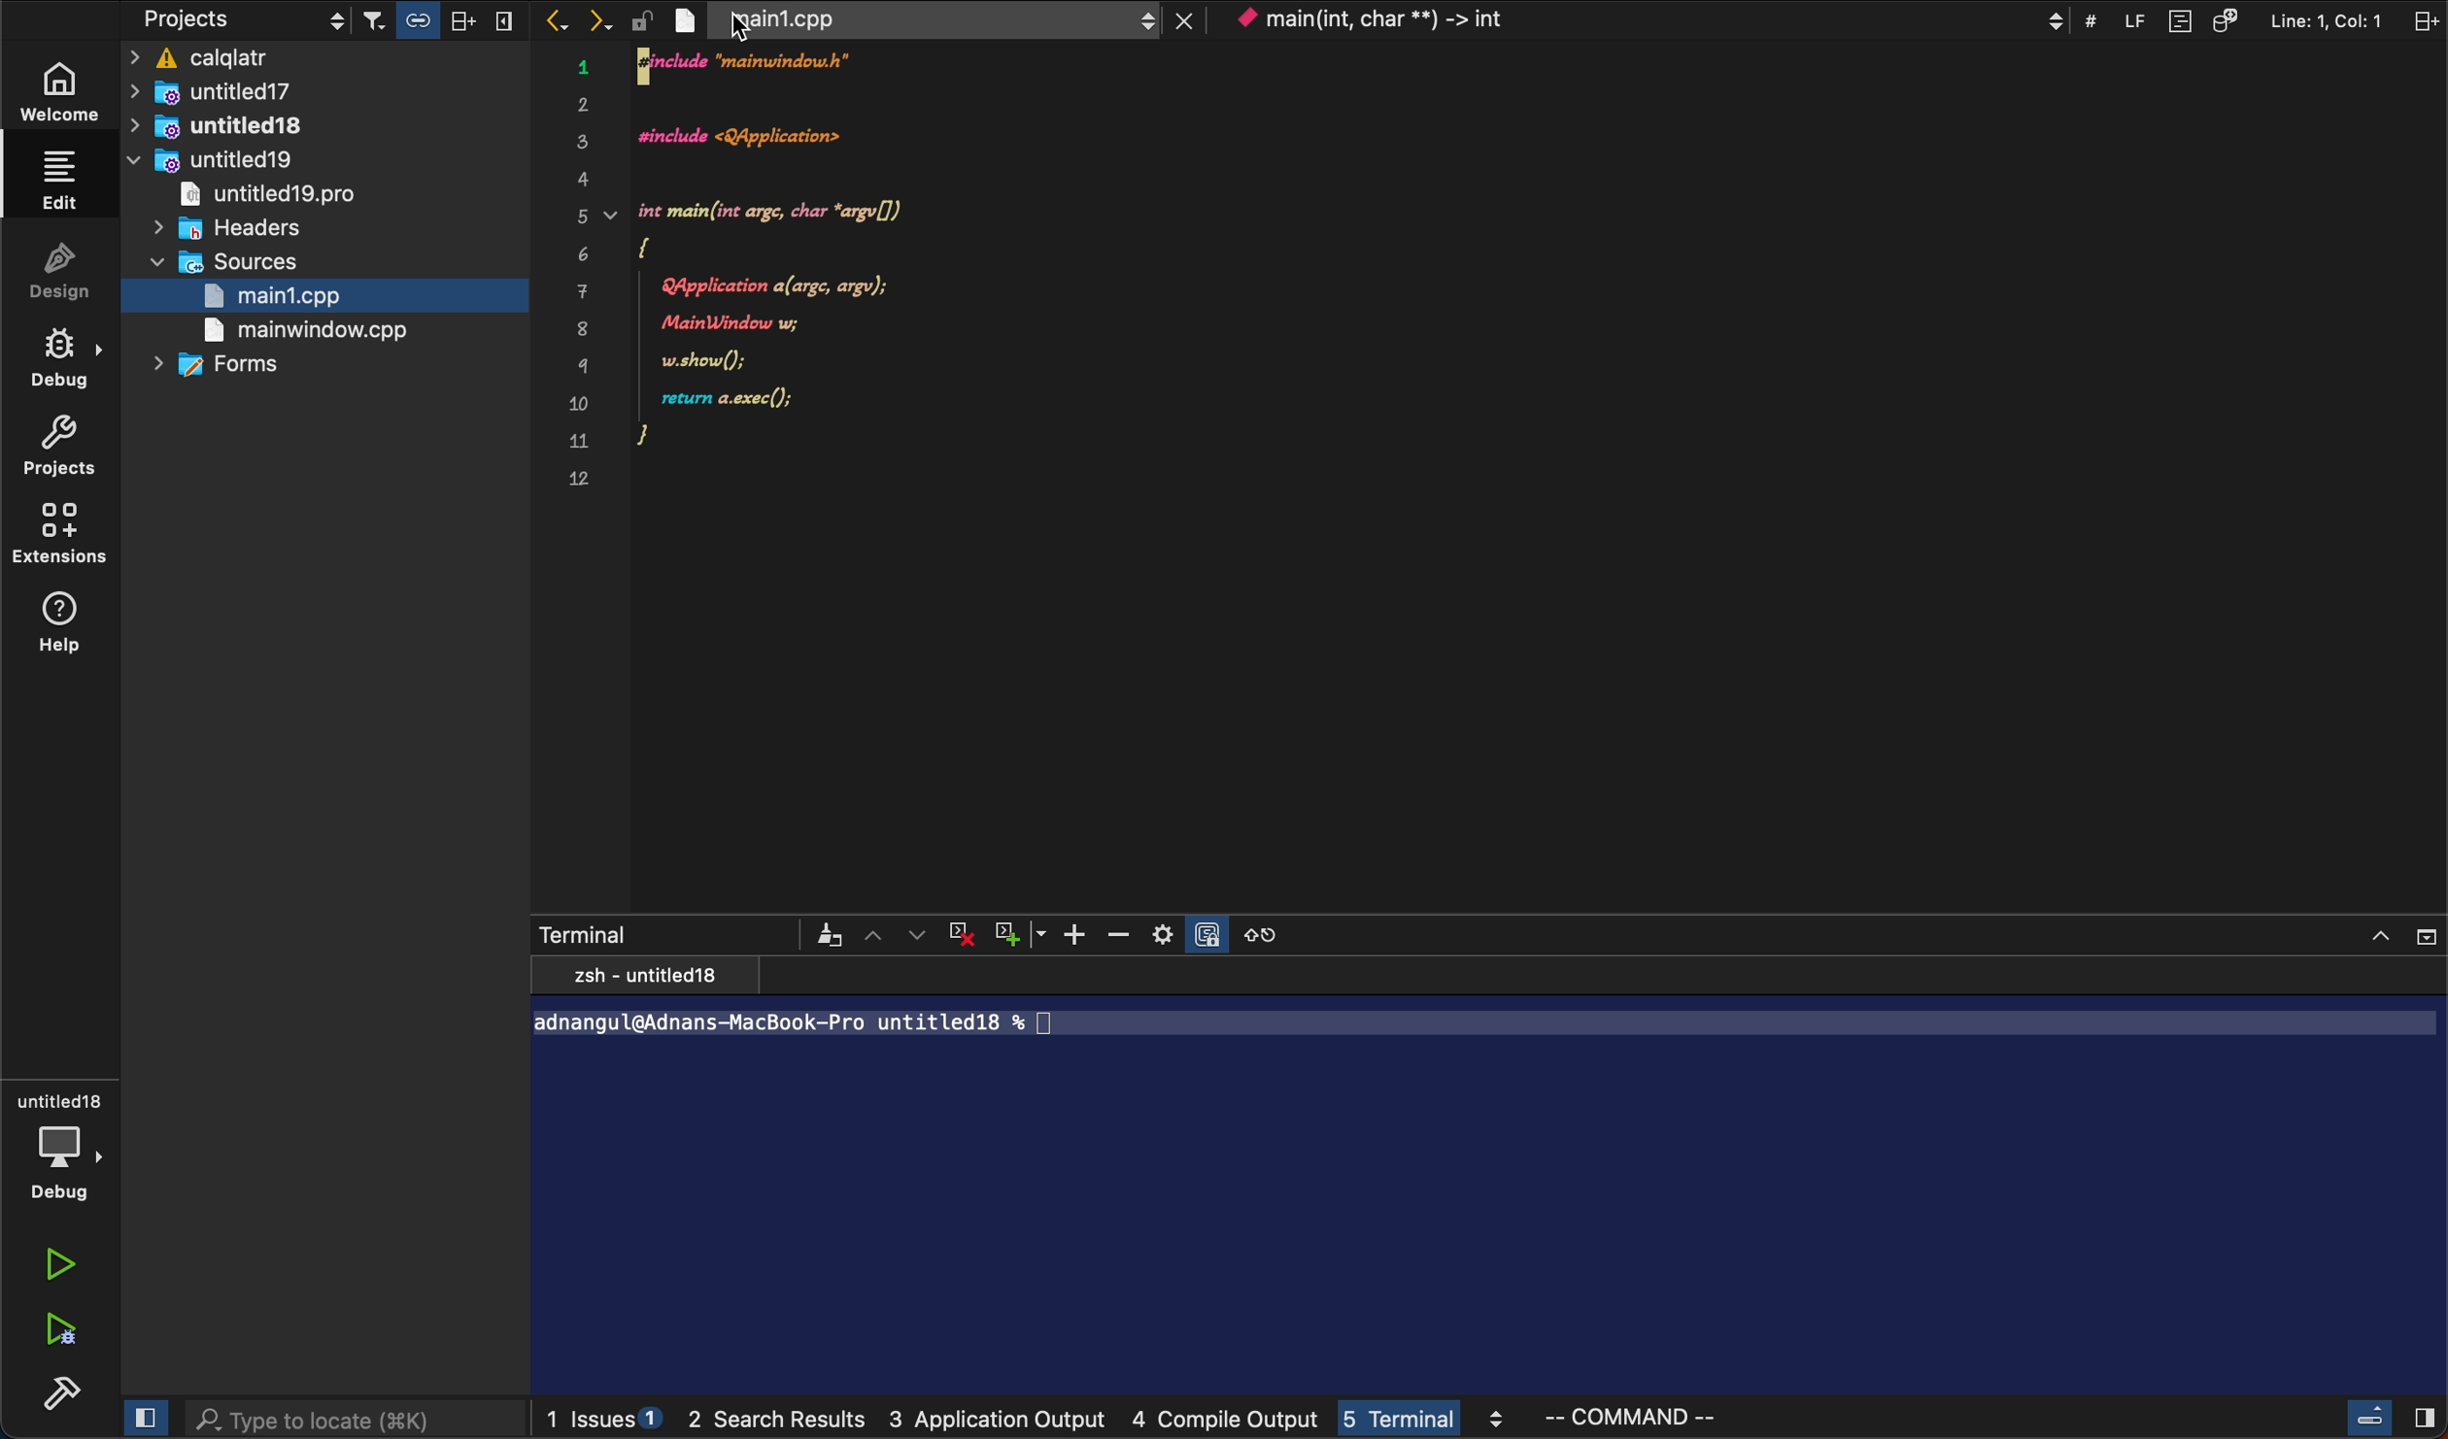 This screenshot has height=1439, width=2448. What do you see at coordinates (2384, 1419) in the screenshot?
I see `close slide cursor` at bounding box center [2384, 1419].